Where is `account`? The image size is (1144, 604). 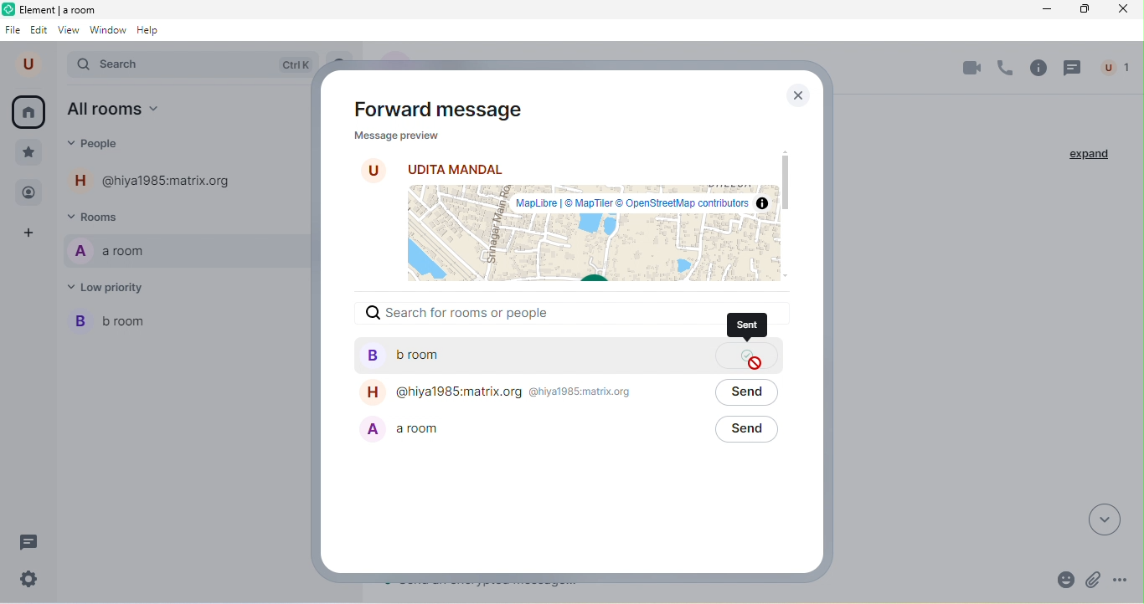 account is located at coordinates (32, 64).